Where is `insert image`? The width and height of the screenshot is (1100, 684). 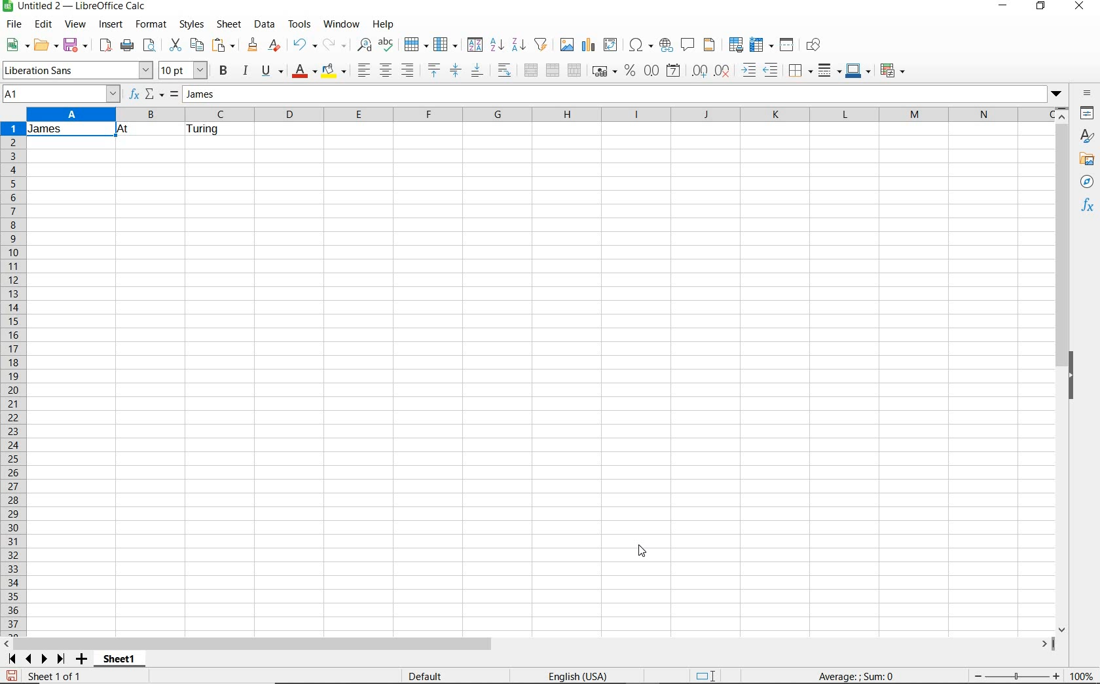
insert image is located at coordinates (568, 45).